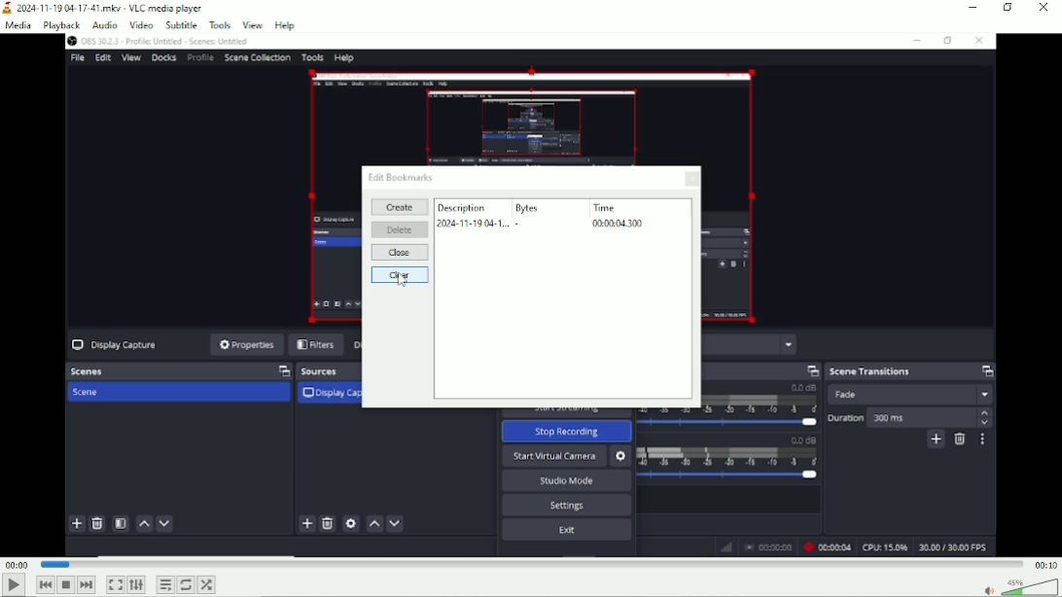  Describe the element at coordinates (116, 585) in the screenshot. I see `Toggle video in fullscreen` at that location.